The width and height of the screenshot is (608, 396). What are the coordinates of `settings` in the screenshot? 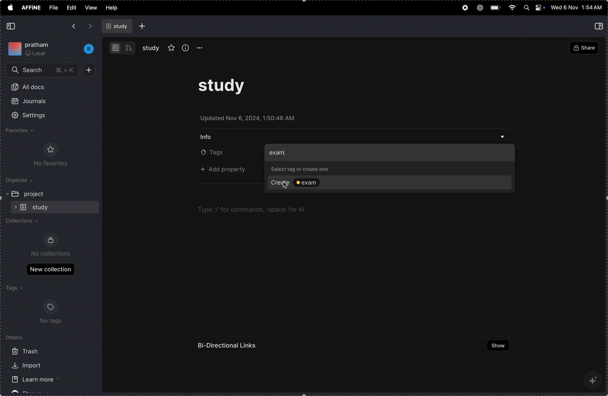 It's located at (36, 116).